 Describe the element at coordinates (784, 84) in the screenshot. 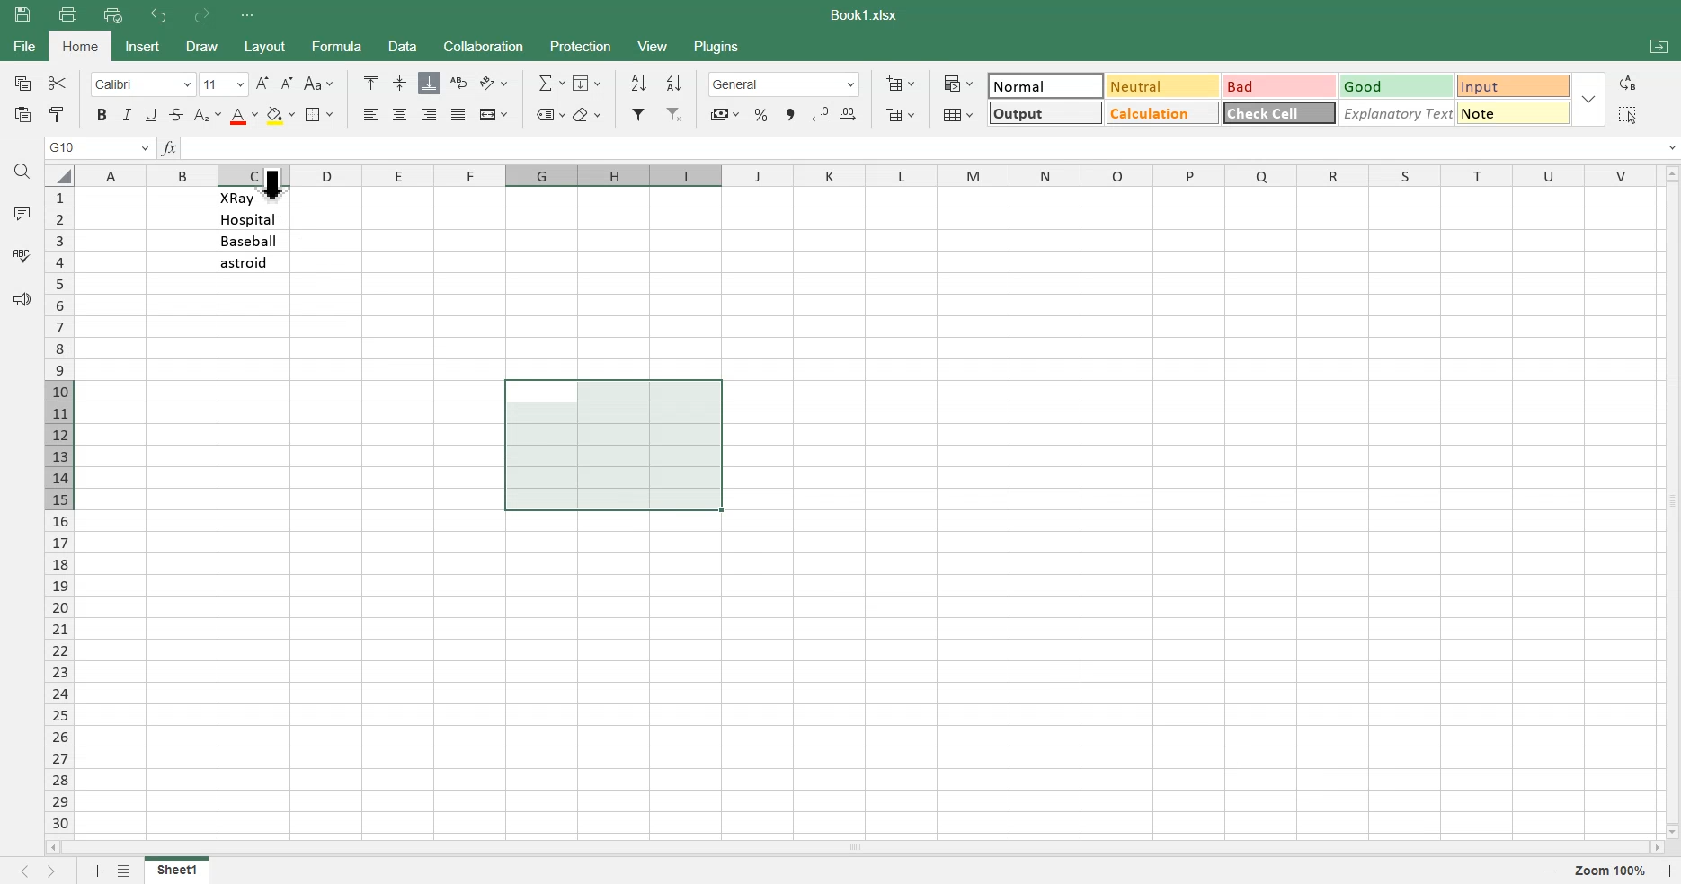

I see `General` at that location.